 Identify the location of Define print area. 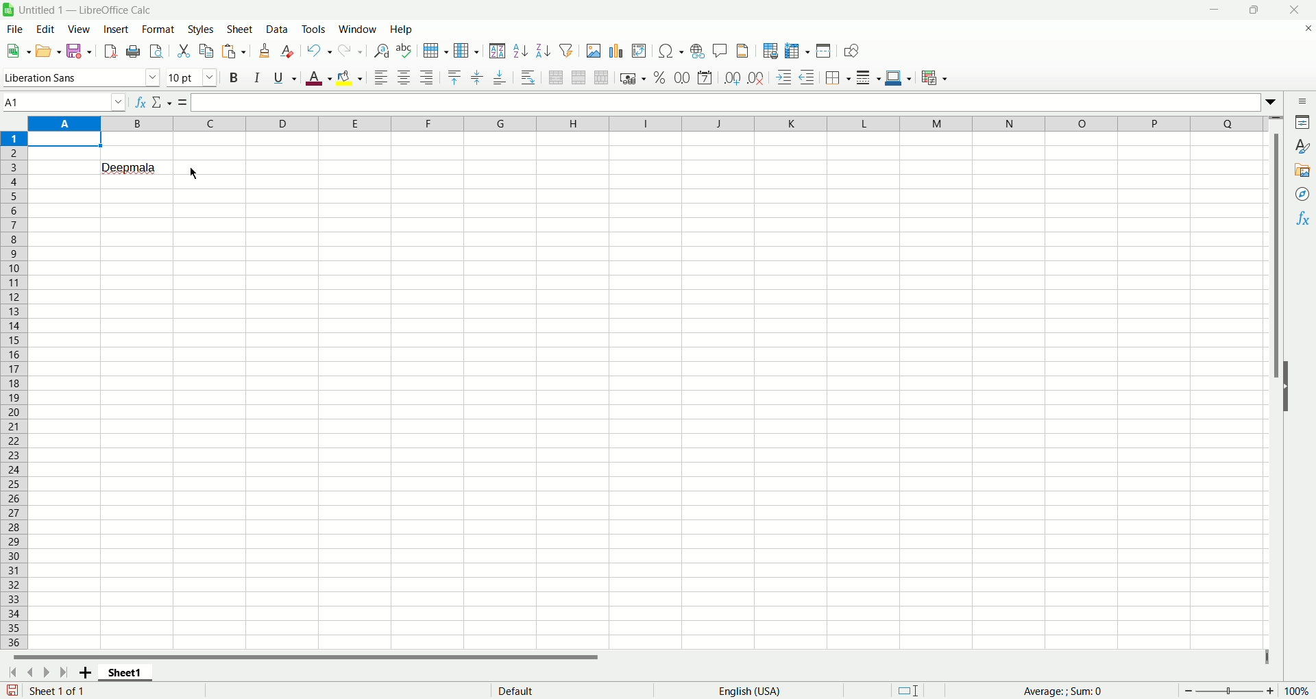
(771, 51).